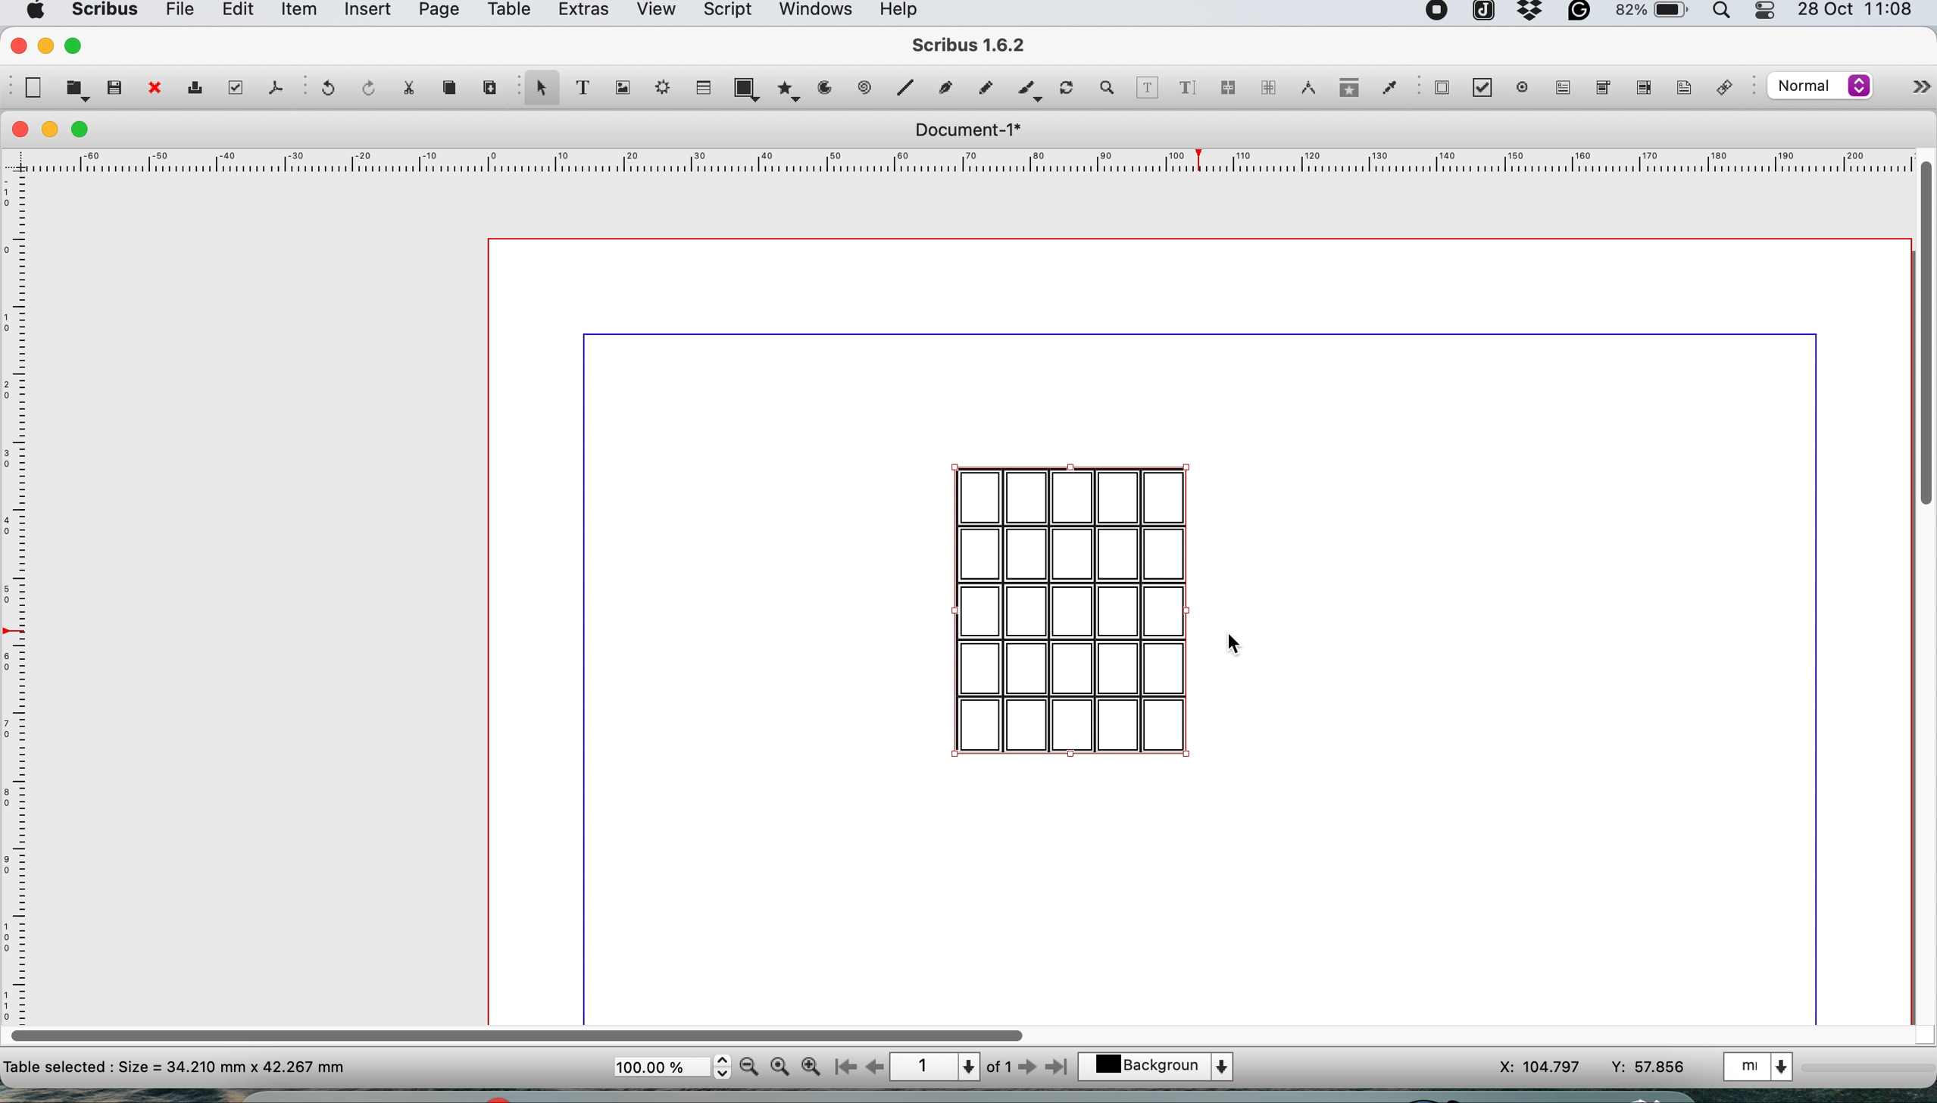 Image resolution: width=1937 pixels, height=1103 pixels. What do you see at coordinates (1438, 13) in the screenshot?
I see `screen recorder` at bounding box center [1438, 13].